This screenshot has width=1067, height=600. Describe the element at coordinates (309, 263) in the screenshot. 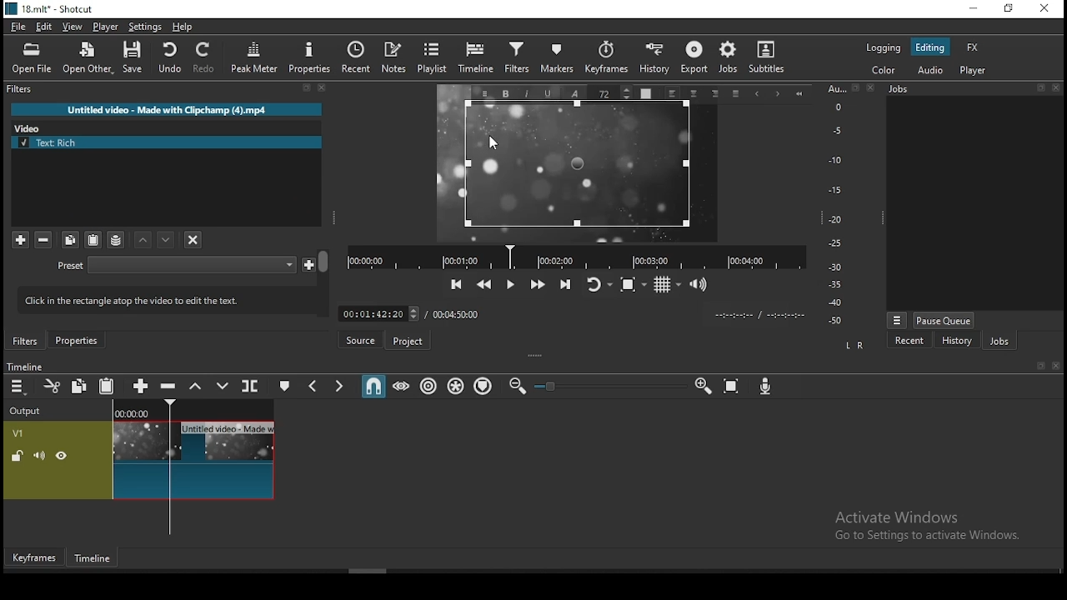

I see `Save custom preset` at that location.